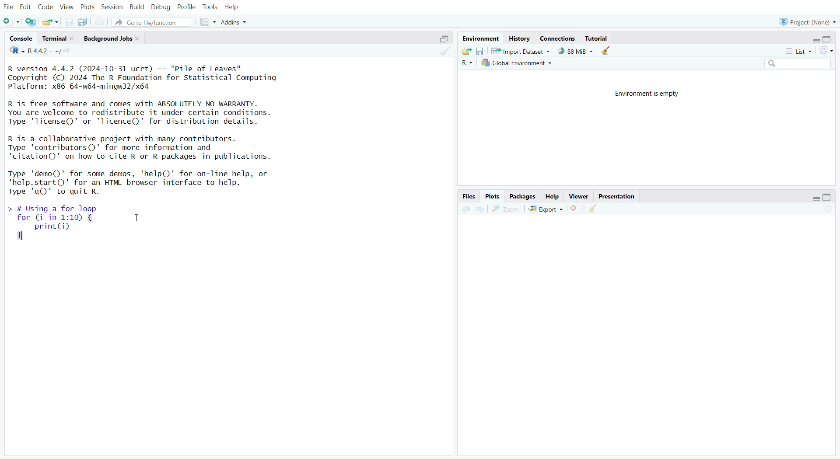 The width and height of the screenshot is (840, 459). Describe the element at coordinates (466, 209) in the screenshot. I see `backward` at that location.